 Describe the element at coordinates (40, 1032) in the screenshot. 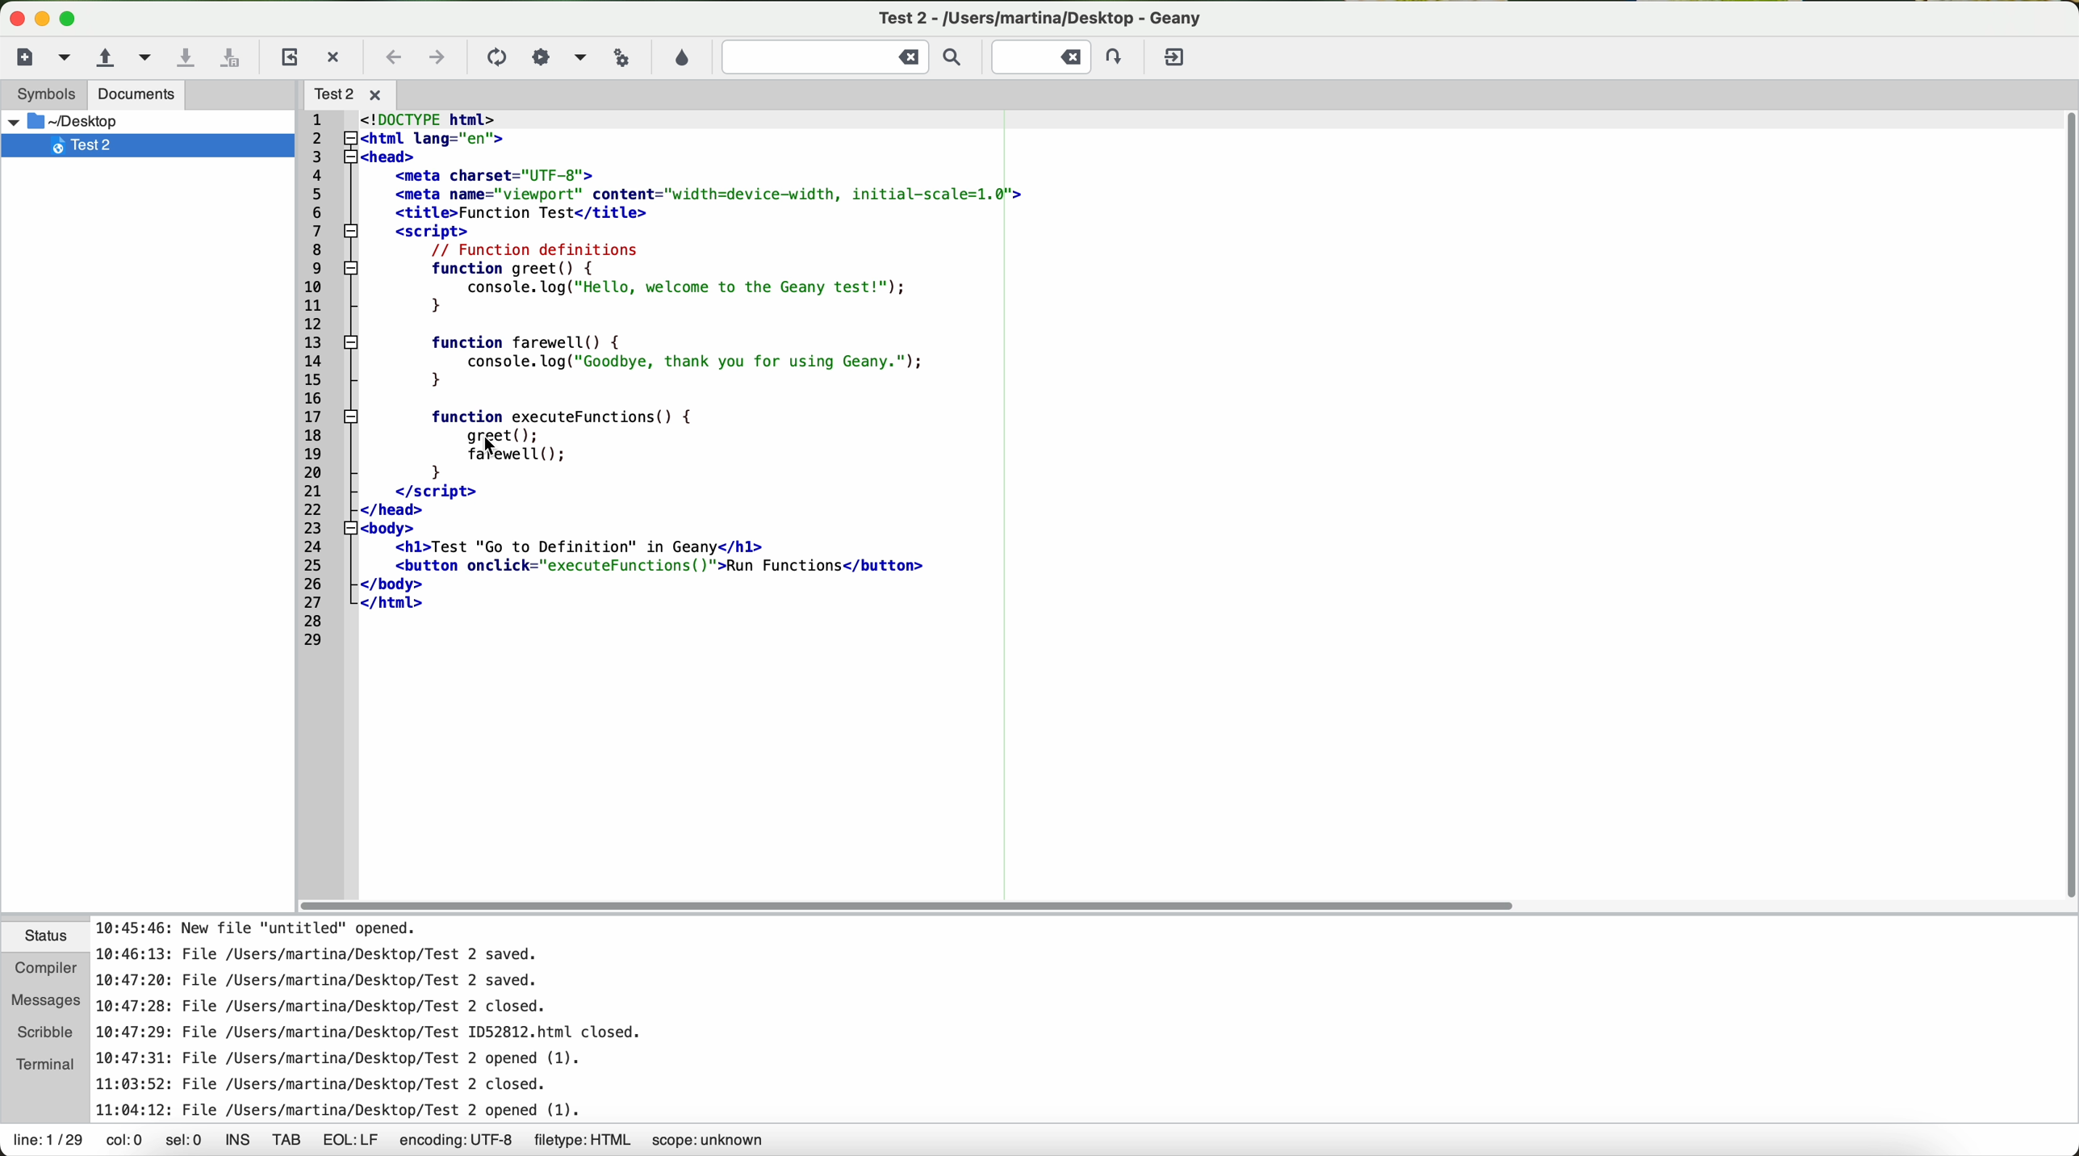

I see `scribble` at that location.